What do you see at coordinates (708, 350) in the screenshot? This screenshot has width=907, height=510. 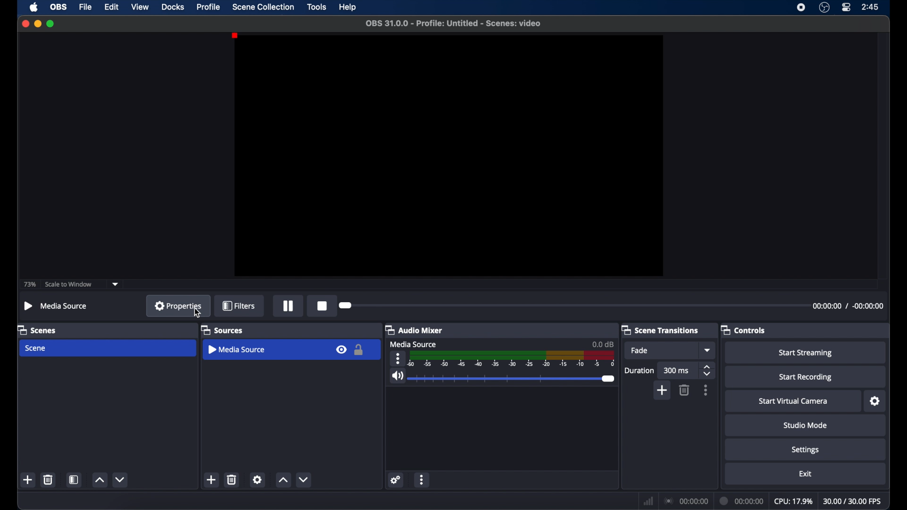 I see `dropdown` at bounding box center [708, 350].